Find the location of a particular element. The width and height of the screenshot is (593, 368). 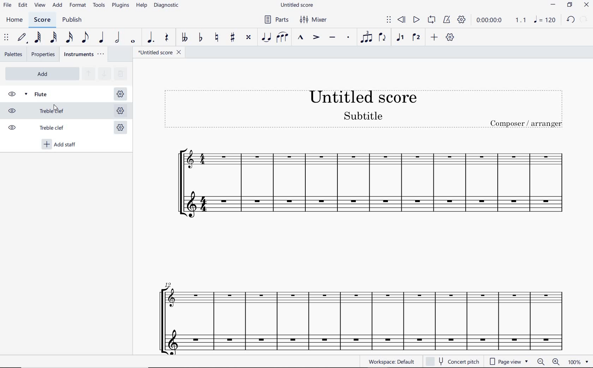

TOGGLE DOUBLE-SHARP is located at coordinates (249, 38).